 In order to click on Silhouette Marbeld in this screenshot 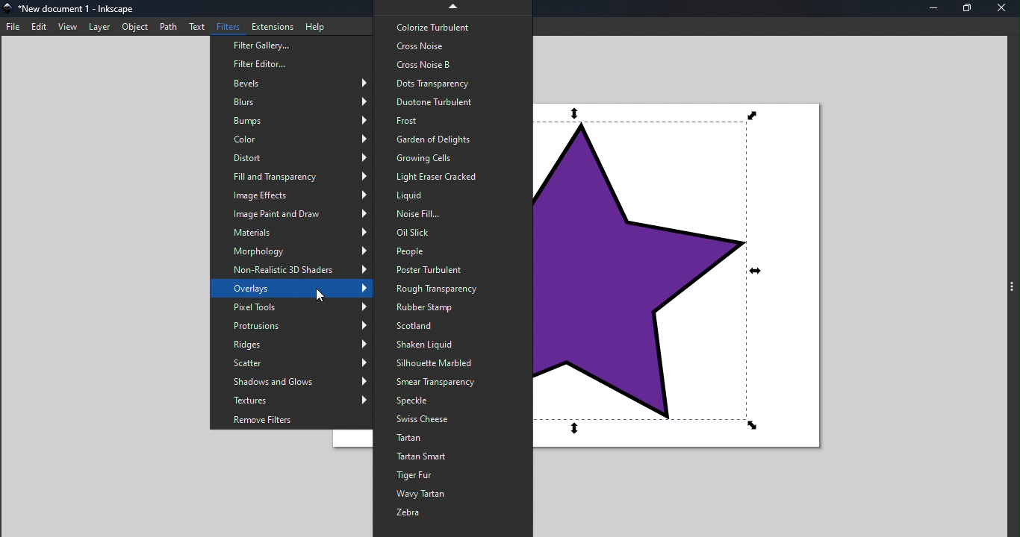, I will do `click(456, 362)`.